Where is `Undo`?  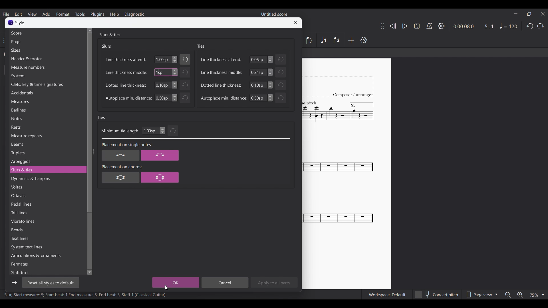
Undo is located at coordinates (185, 85).